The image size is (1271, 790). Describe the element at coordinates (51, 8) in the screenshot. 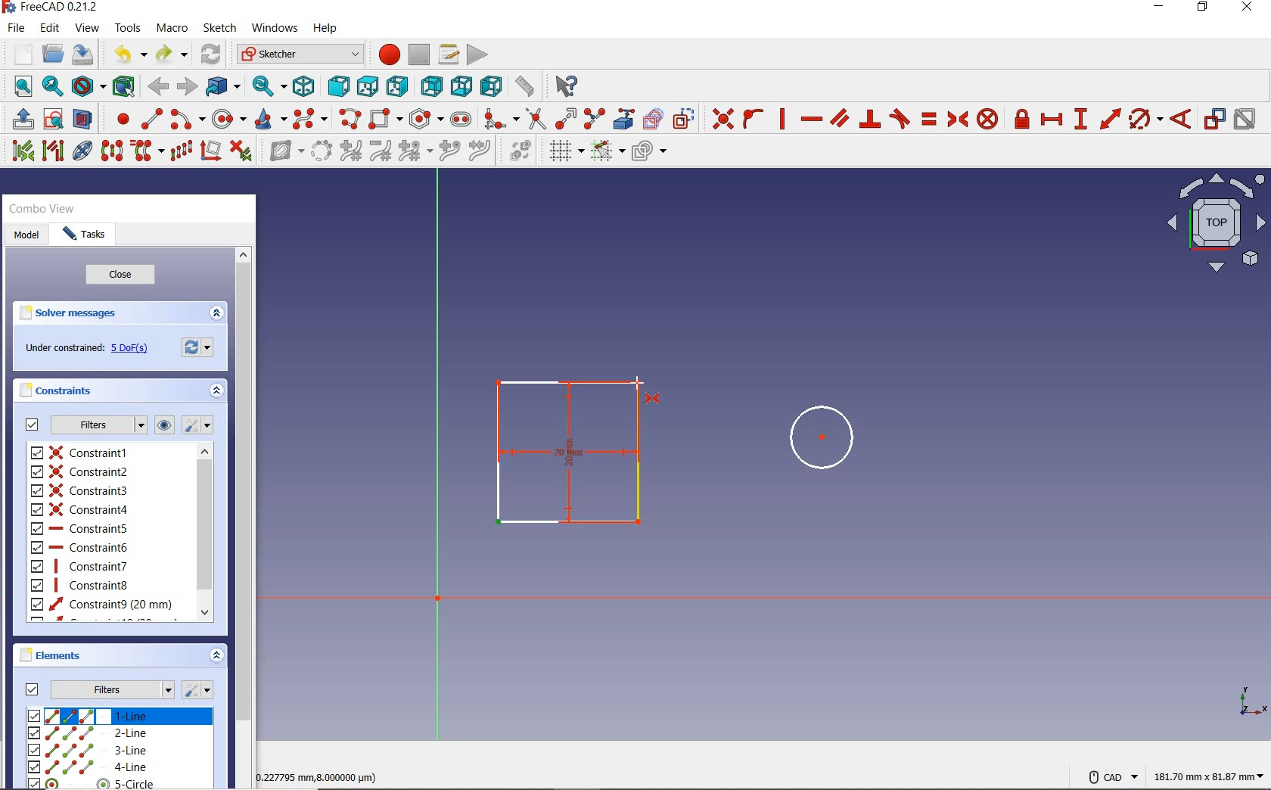

I see `FreeCAD 0.21.2` at that location.